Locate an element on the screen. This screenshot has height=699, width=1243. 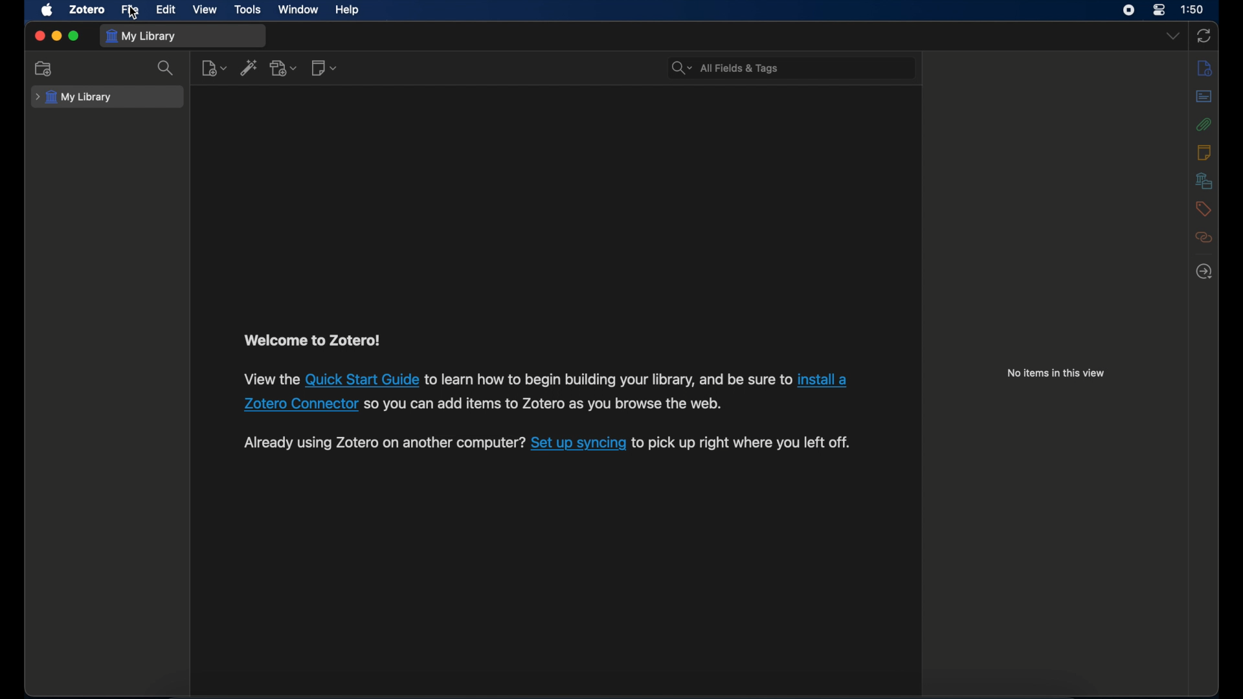
window is located at coordinates (298, 10).